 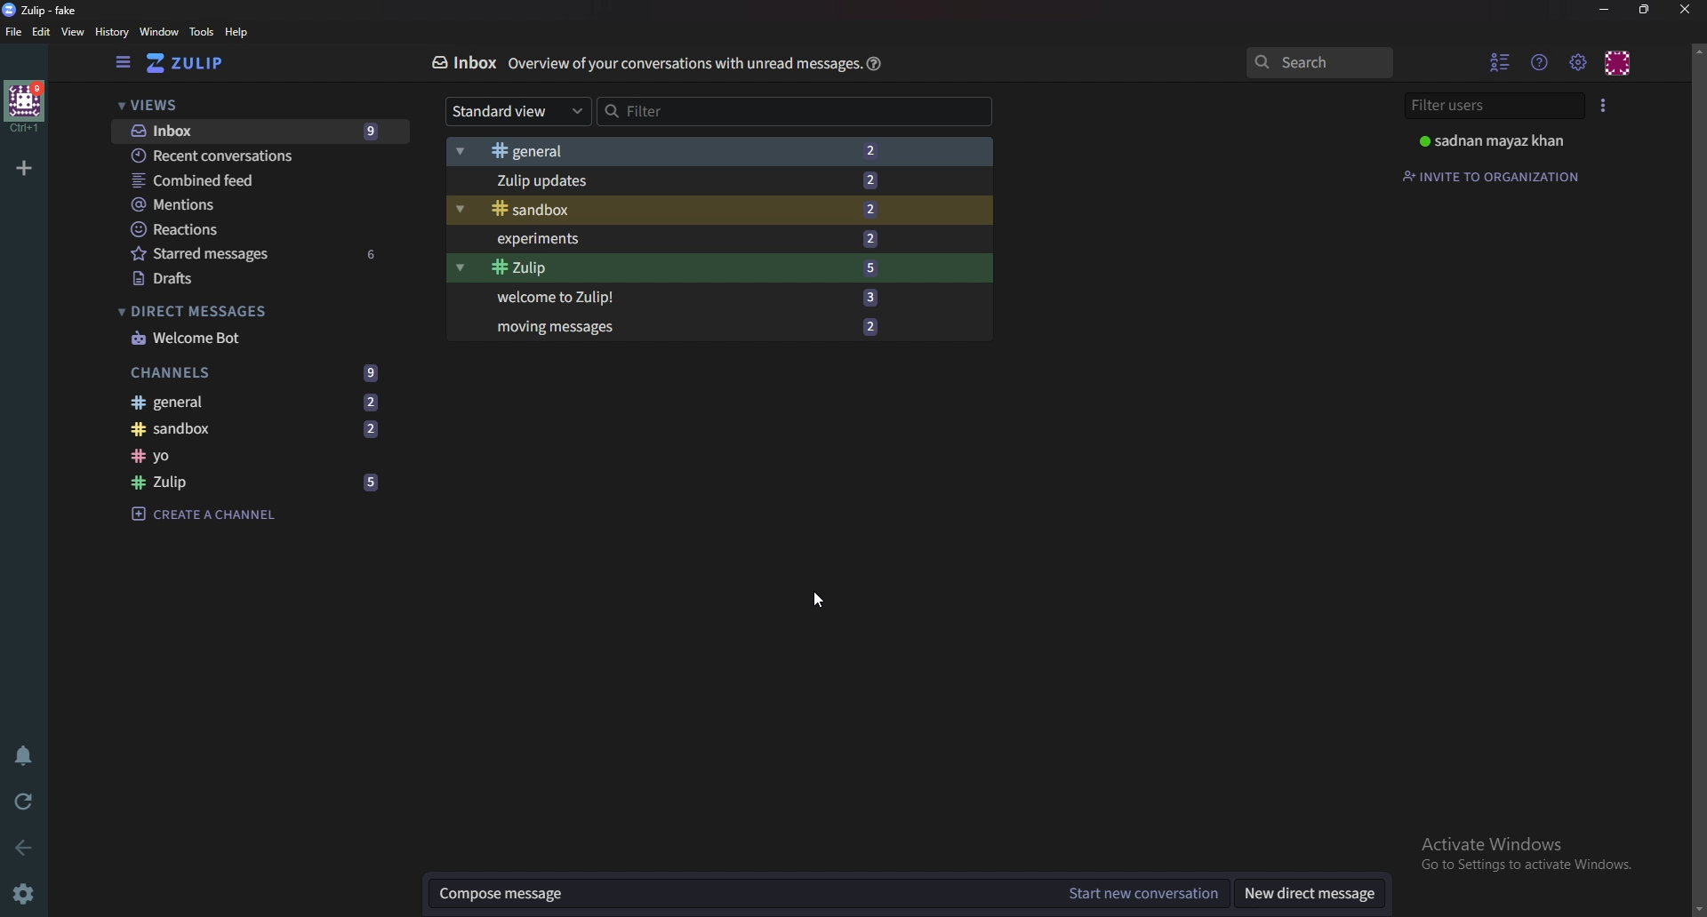 What do you see at coordinates (699, 181) in the screenshot?
I see `zulip updates` at bounding box center [699, 181].